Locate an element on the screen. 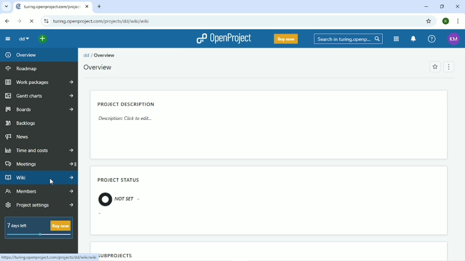  Restore down is located at coordinates (441, 6).